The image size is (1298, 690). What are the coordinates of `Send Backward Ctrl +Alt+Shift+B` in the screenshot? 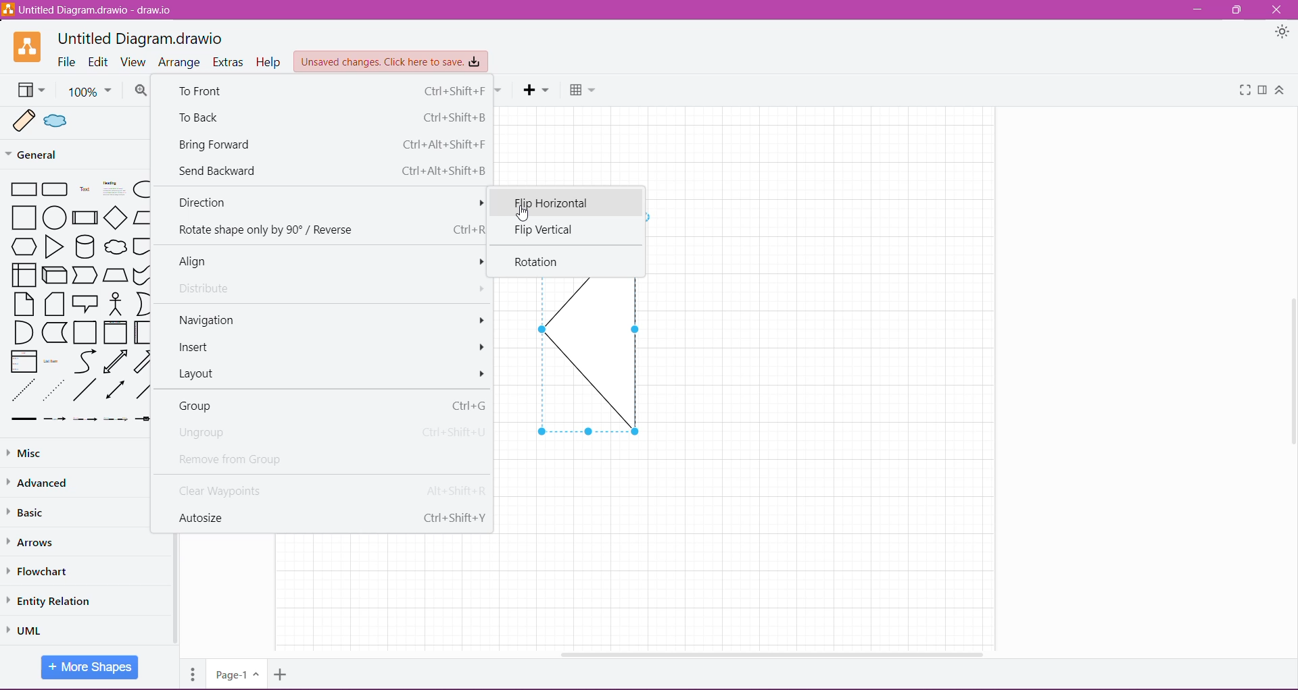 It's located at (333, 173).